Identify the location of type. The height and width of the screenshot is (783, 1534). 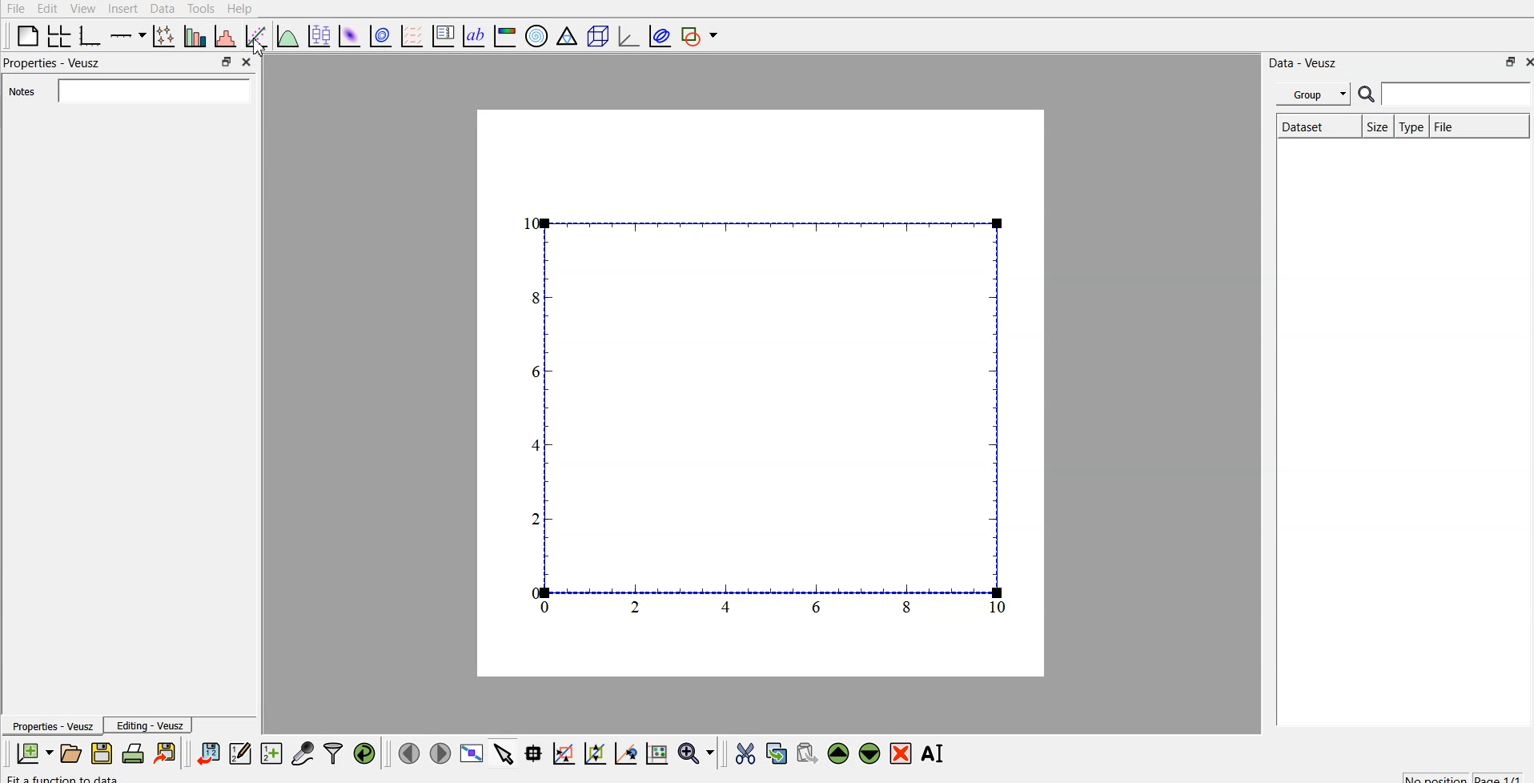
(1412, 126).